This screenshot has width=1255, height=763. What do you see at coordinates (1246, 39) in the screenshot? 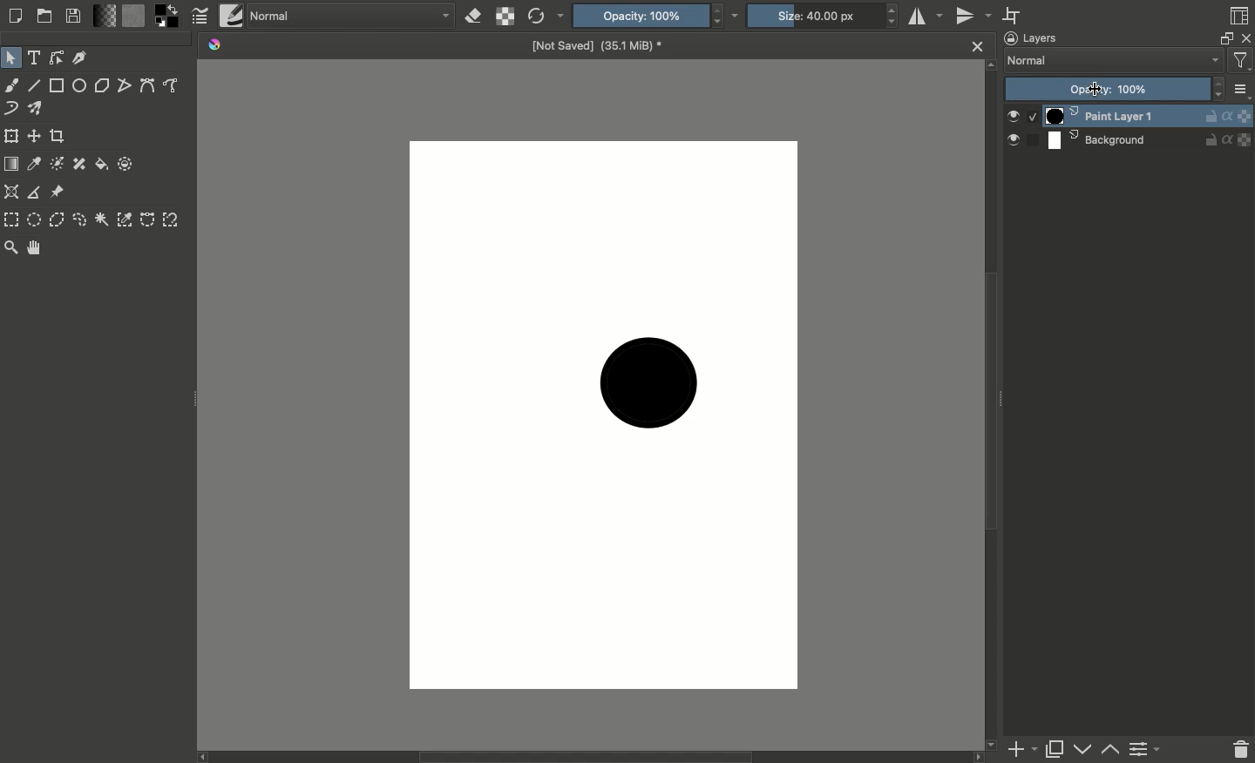
I see `Close` at bounding box center [1246, 39].